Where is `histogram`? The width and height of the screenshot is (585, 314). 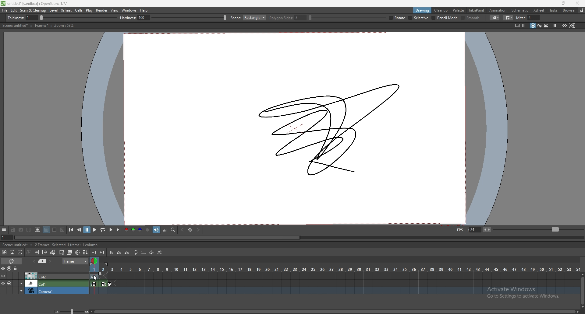
histogram is located at coordinates (165, 230).